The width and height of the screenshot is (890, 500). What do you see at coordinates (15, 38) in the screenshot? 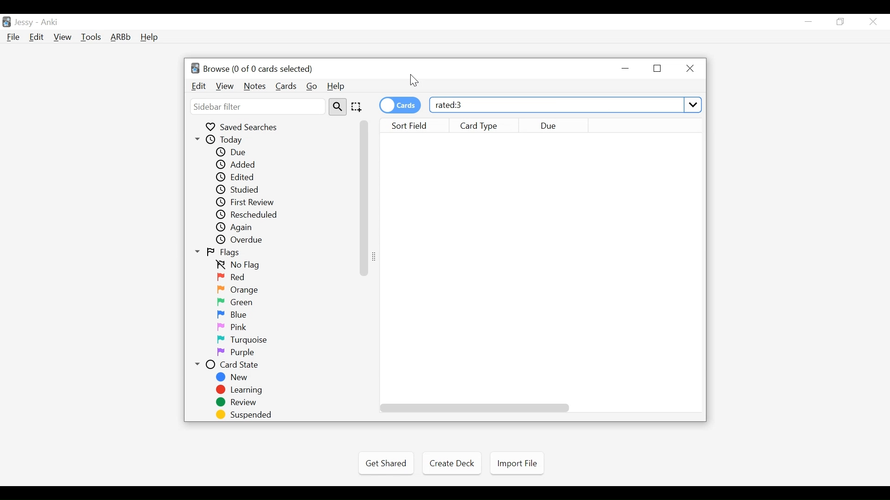
I see `File` at bounding box center [15, 38].